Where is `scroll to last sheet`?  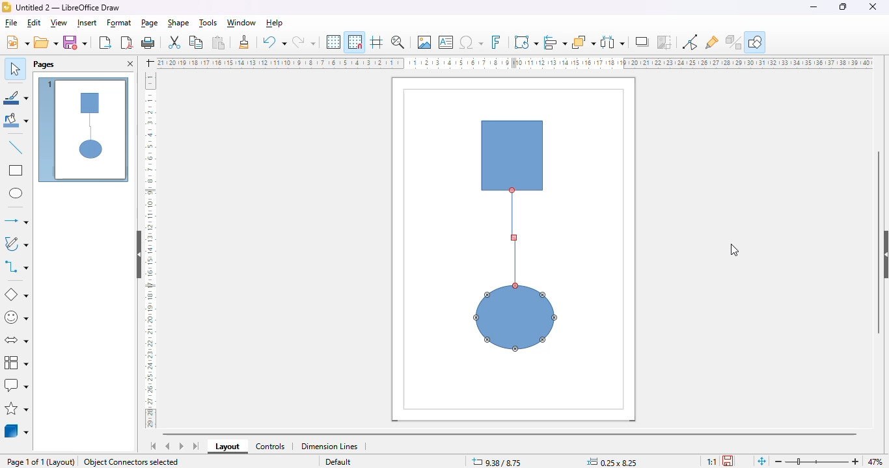 scroll to last sheet is located at coordinates (197, 447).